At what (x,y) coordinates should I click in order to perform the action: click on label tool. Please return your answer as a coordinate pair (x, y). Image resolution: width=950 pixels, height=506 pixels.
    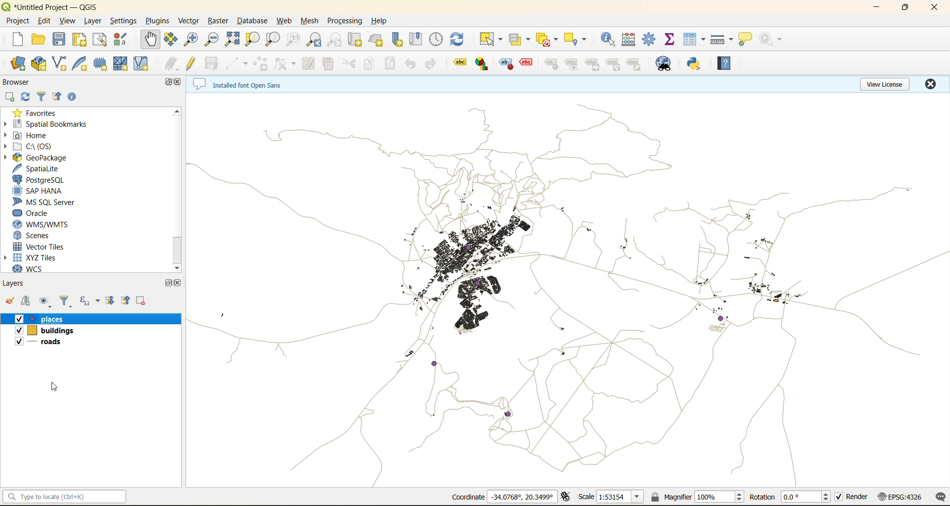
    Looking at the image, I should click on (526, 62).